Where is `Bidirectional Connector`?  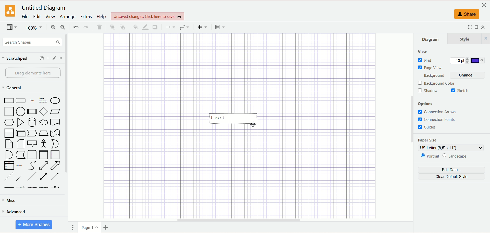 Bidirectional Connector is located at coordinates (44, 176).